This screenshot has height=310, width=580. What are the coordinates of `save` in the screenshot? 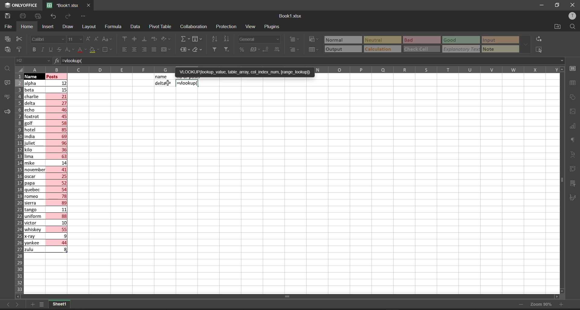 It's located at (7, 16).